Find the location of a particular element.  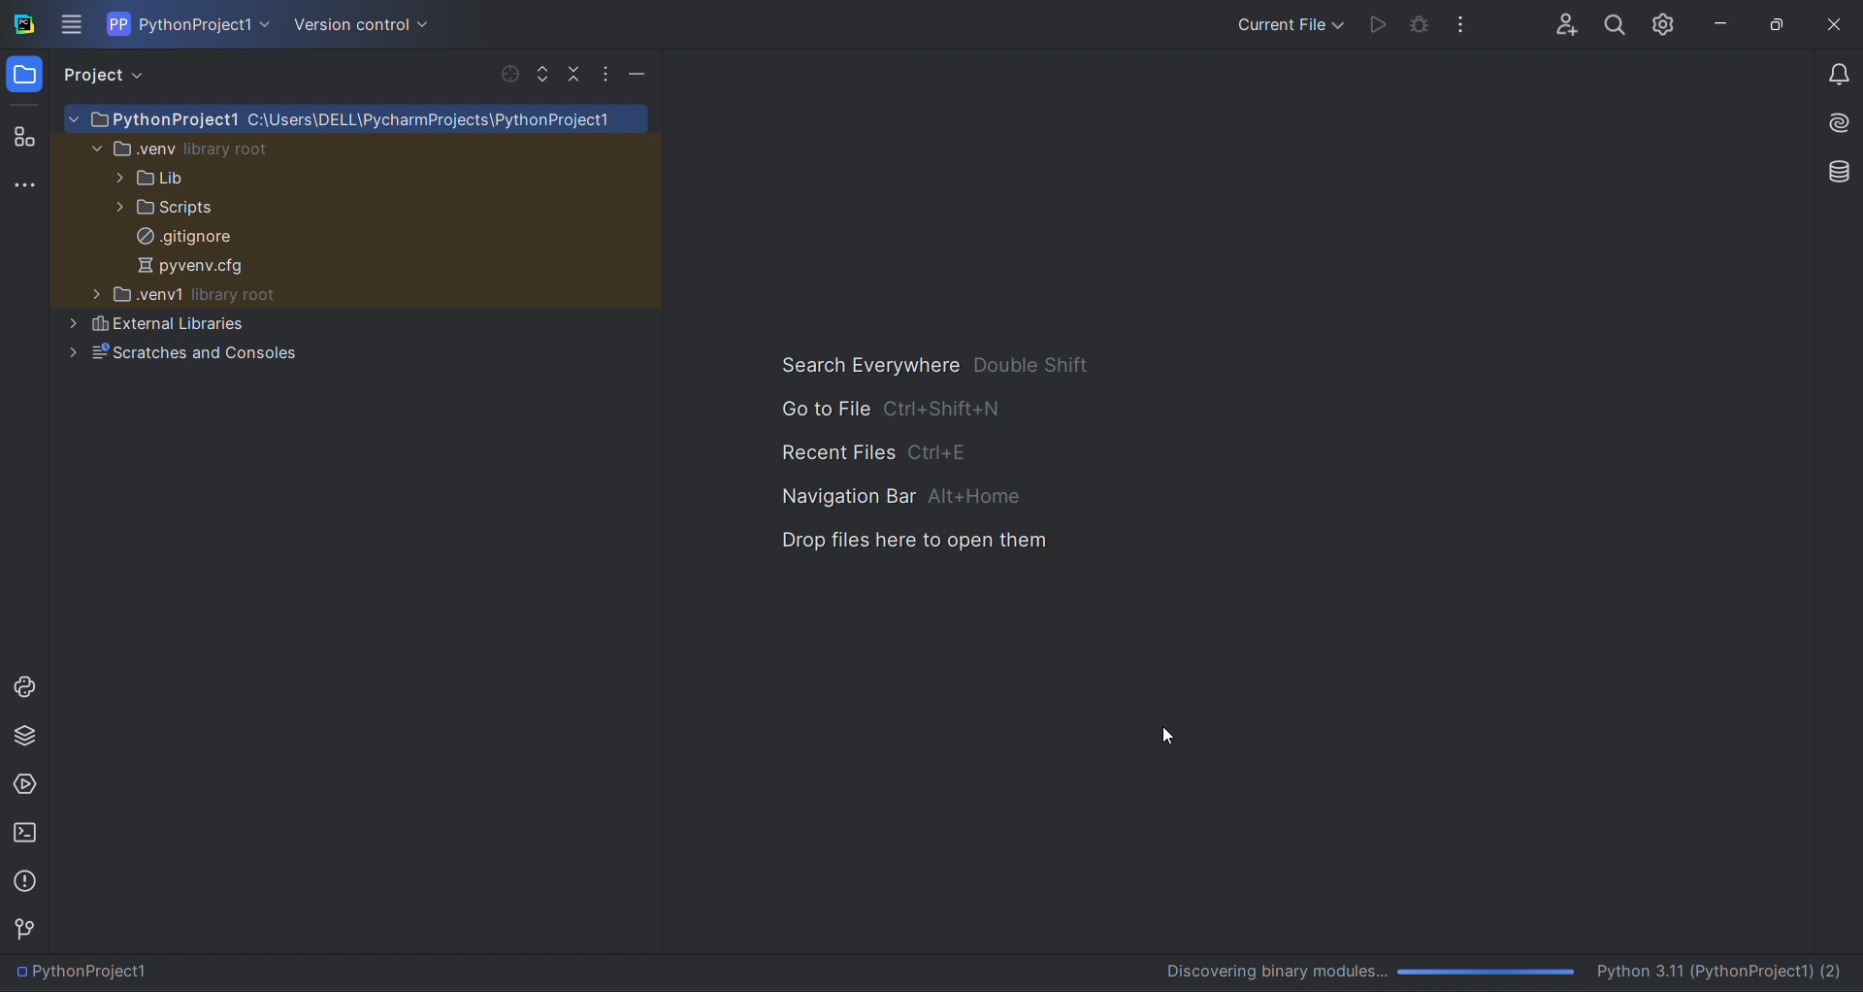

notifications is located at coordinates (1839, 78).